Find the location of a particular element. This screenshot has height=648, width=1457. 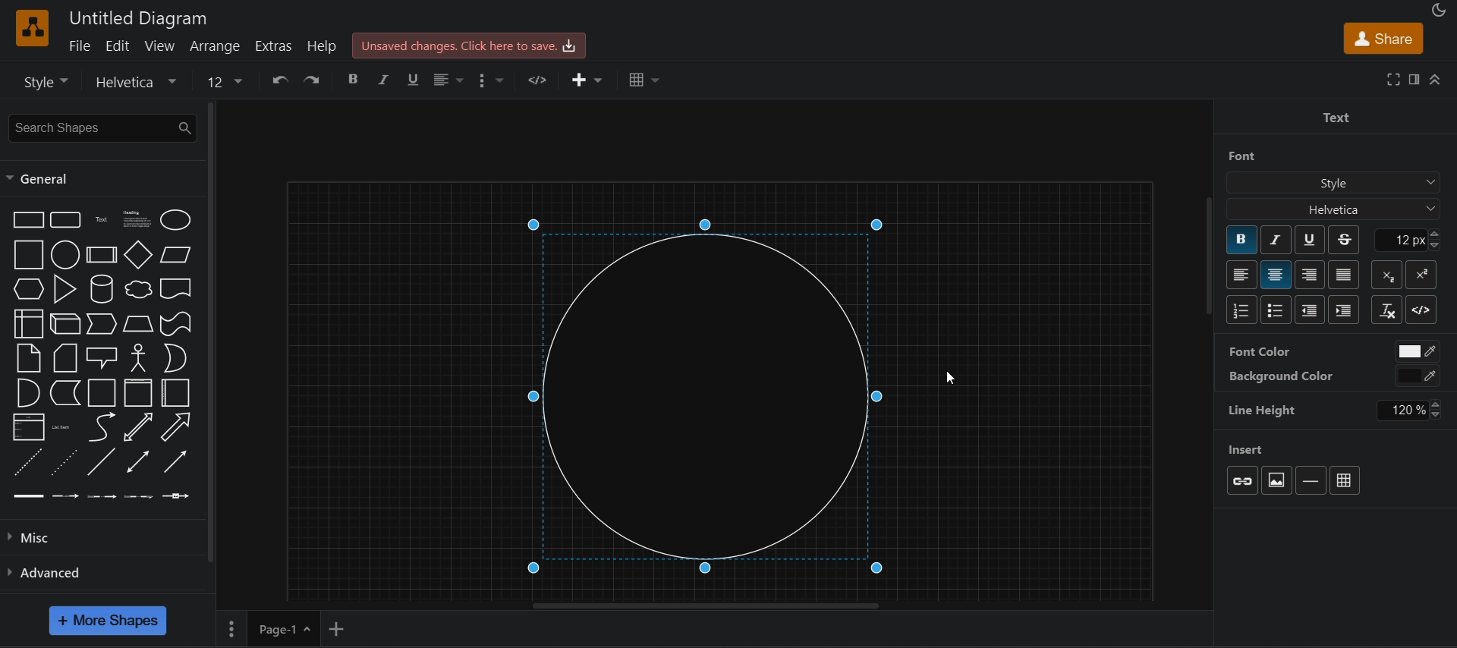

list item is located at coordinates (64, 428).